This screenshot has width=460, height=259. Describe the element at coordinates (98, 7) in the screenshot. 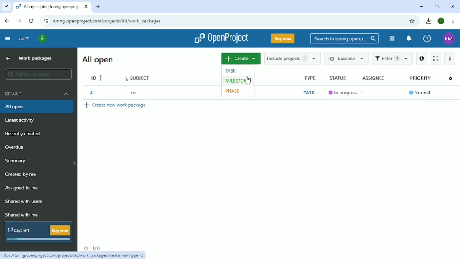

I see `New tab` at that location.